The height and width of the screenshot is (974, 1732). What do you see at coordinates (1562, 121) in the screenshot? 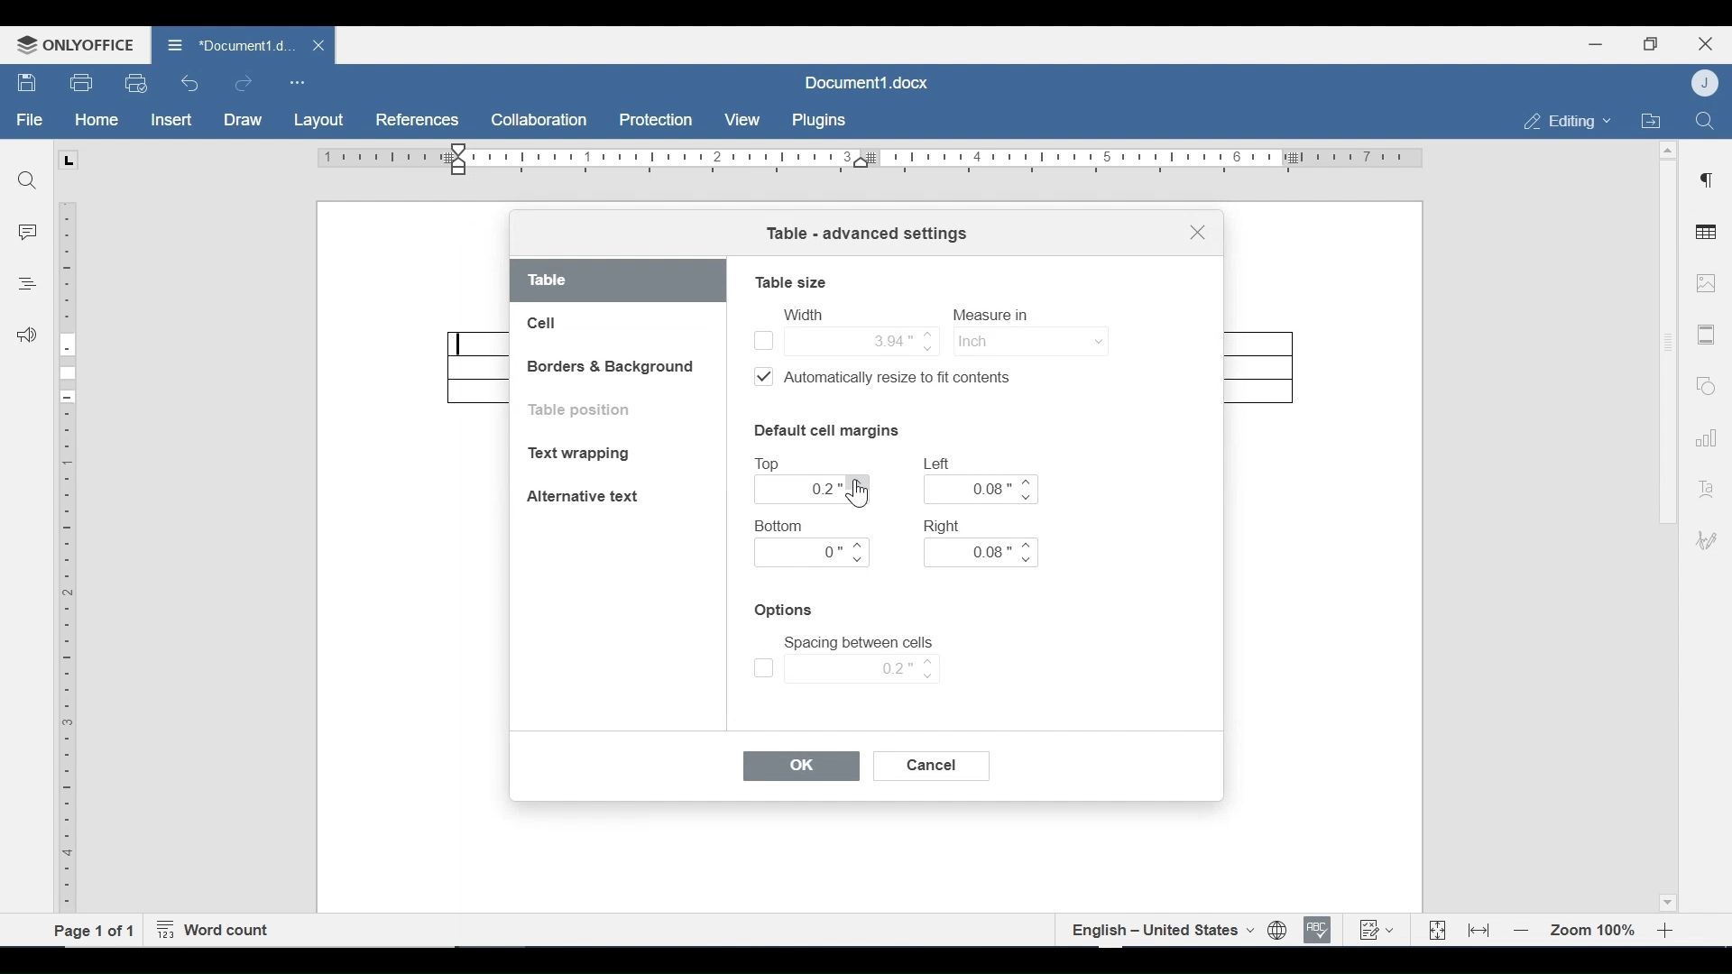
I see `Editing` at bounding box center [1562, 121].